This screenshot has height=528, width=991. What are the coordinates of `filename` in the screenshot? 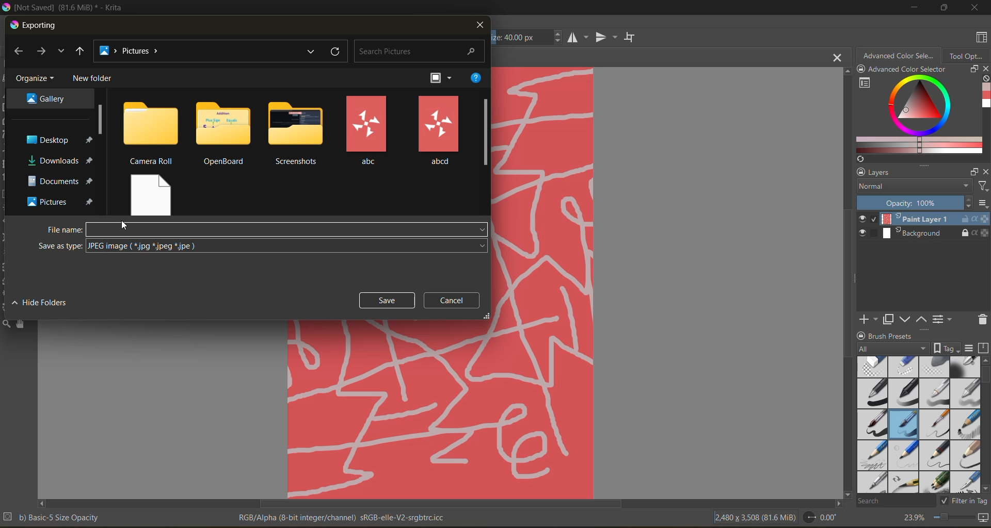 It's located at (65, 230).